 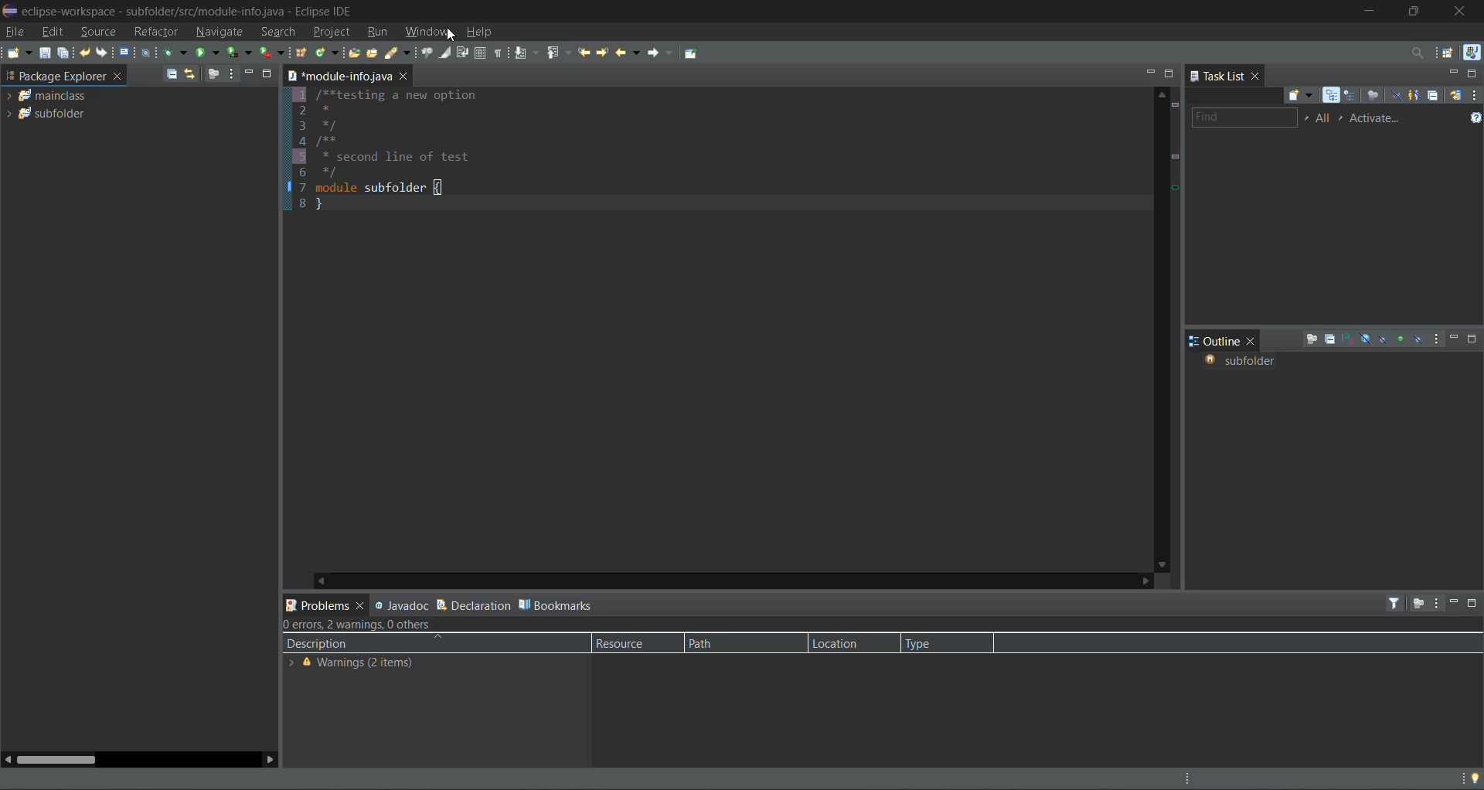 What do you see at coordinates (525, 52) in the screenshot?
I see `next annotation` at bounding box center [525, 52].